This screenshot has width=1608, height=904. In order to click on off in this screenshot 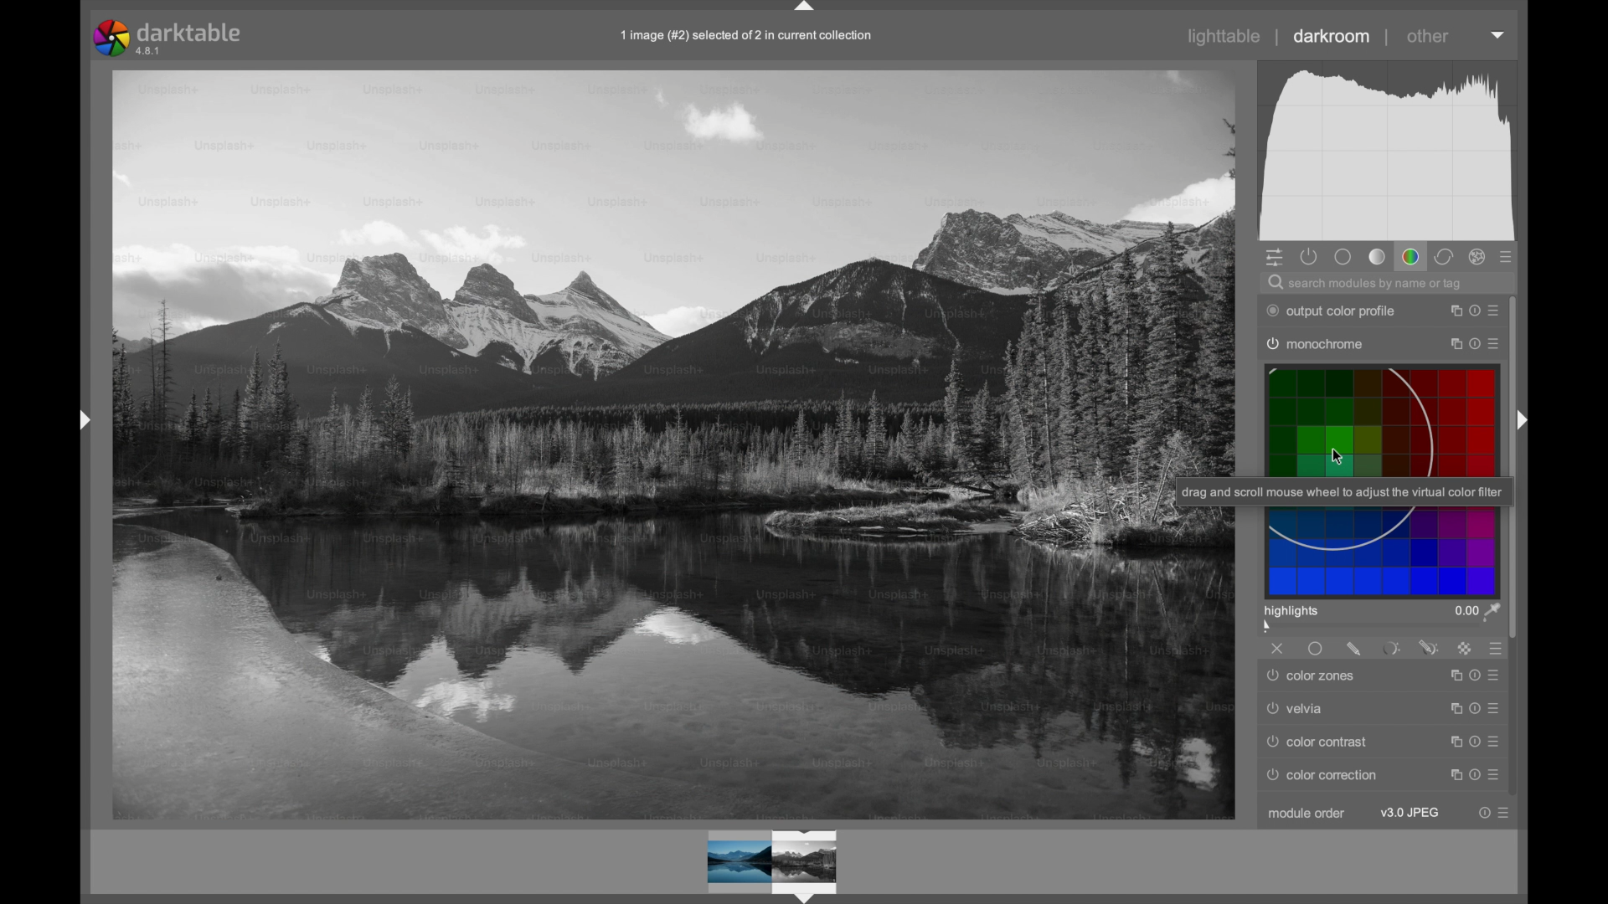, I will do `click(1278, 649)`.